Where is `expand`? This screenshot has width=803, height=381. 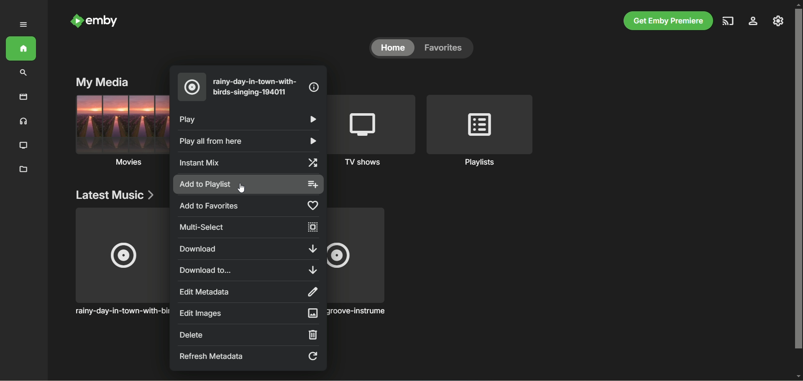
expand is located at coordinates (24, 24).